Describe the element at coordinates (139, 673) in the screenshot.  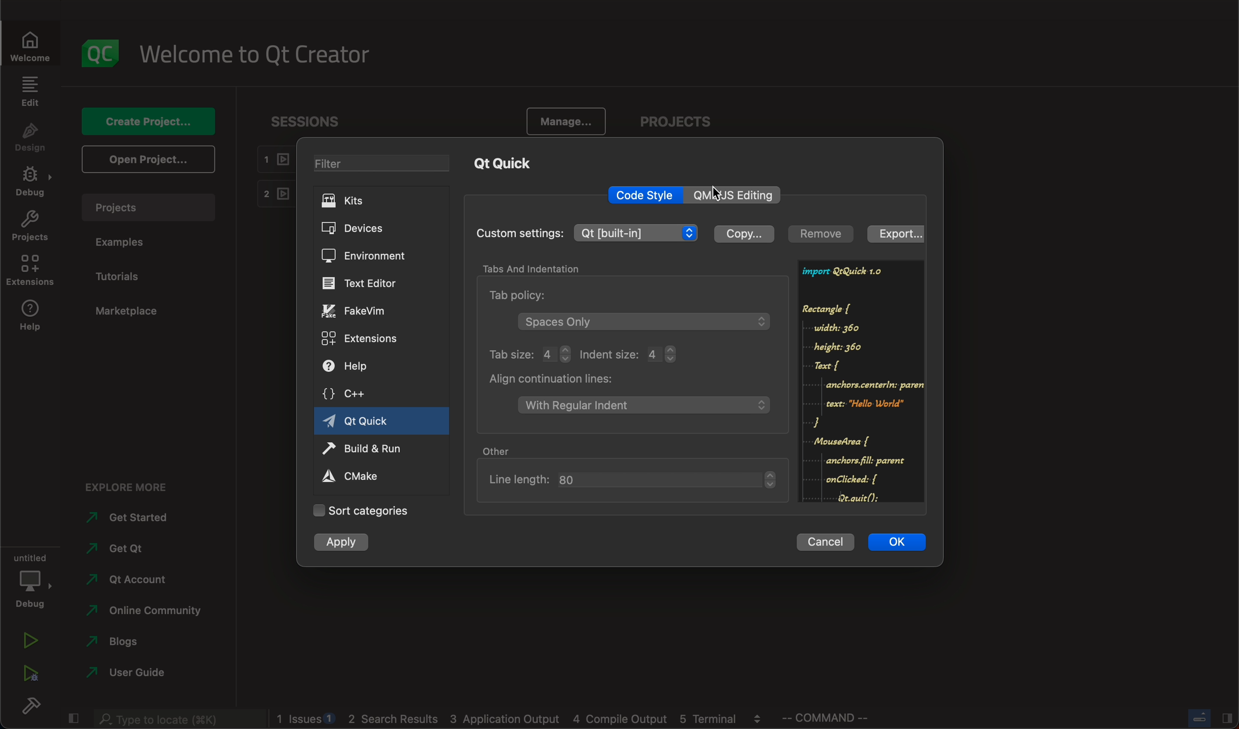
I see `guide` at that location.